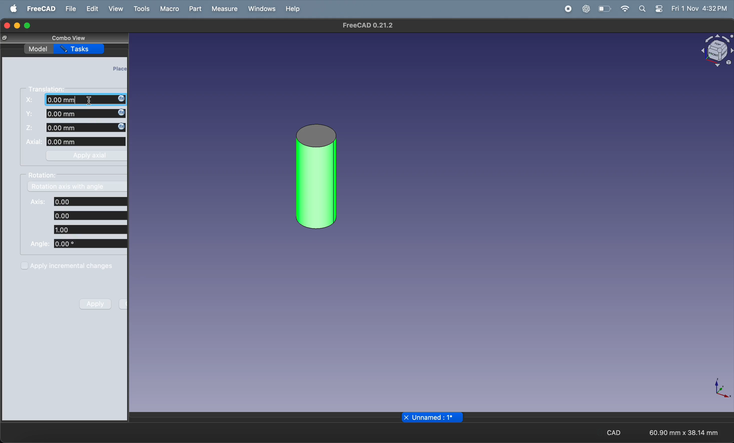 This screenshot has width=734, height=443. Describe the element at coordinates (91, 216) in the screenshot. I see `axis coordinates` at that location.